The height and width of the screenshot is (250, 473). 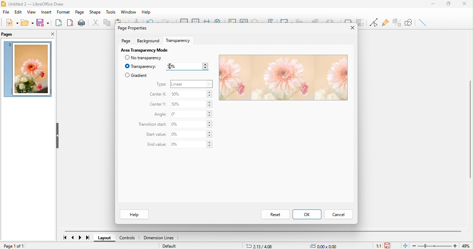 I want to click on center x, so click(x=157, y=95).